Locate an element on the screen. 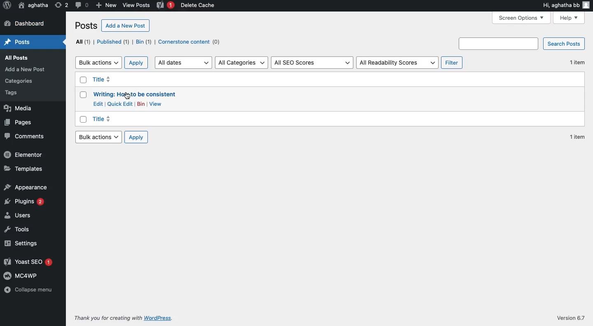 The width and height of the screenshot is (593, 326). Cornerstone content (0) is located at coordinates (194, 42).